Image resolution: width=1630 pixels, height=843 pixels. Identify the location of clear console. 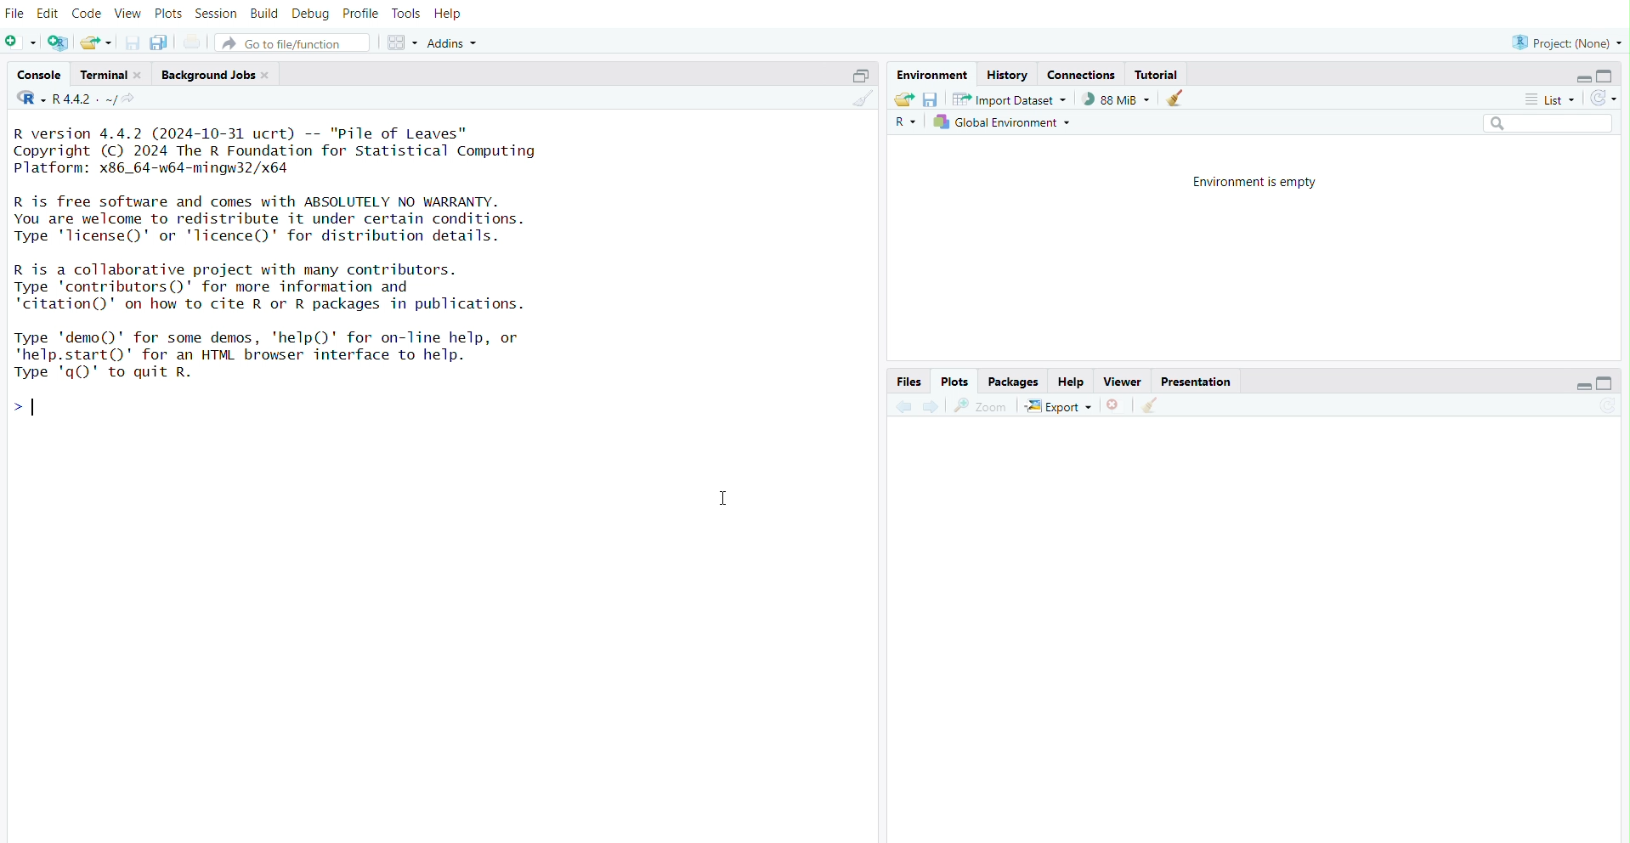
(859, 99).